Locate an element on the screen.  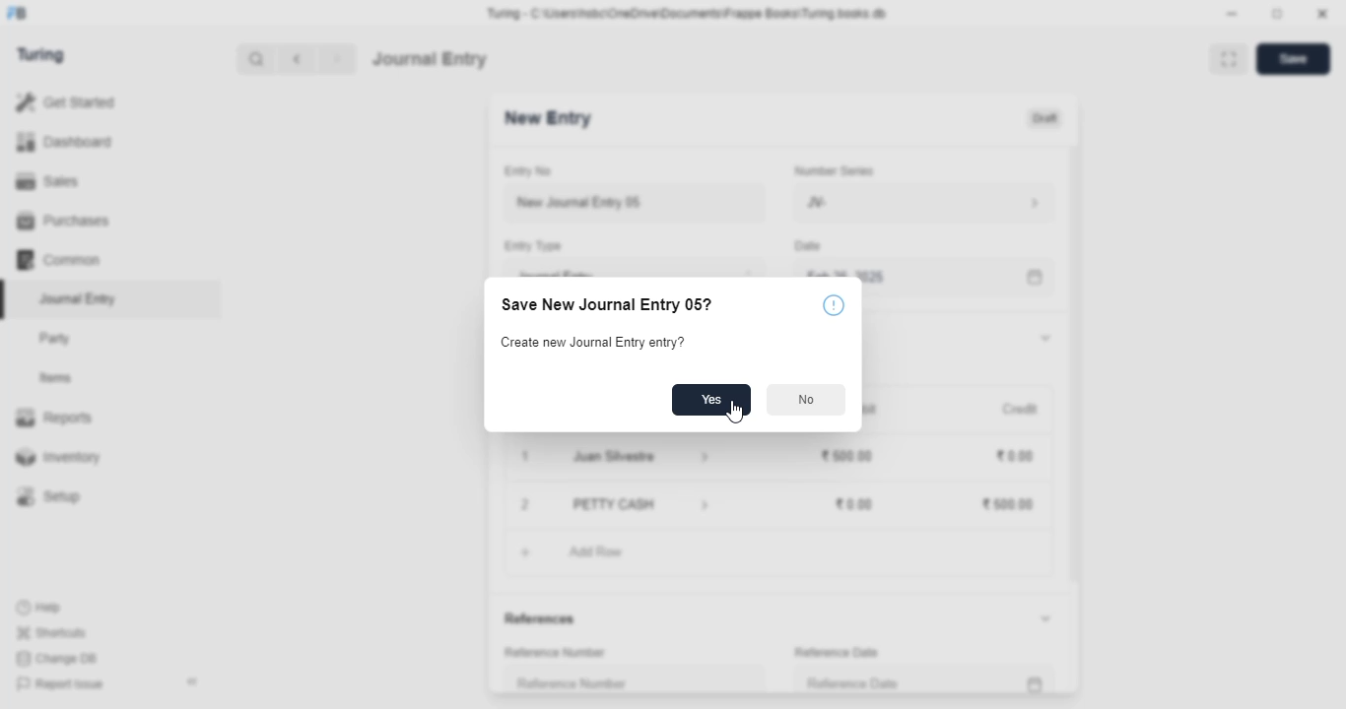
get started is located at coordinates (67, 102).